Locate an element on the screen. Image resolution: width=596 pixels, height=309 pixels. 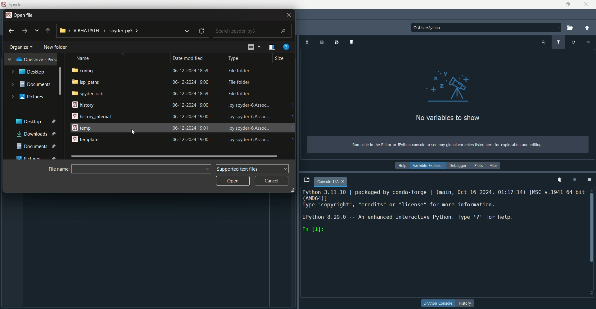
text is located at coordinates (249, 106).